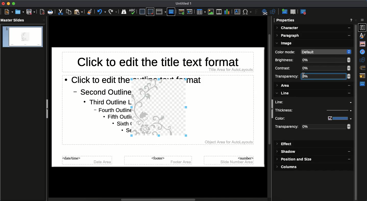 The height and width of the screenshot is (201, 367). I want to click on Animation, so click(363, 76).